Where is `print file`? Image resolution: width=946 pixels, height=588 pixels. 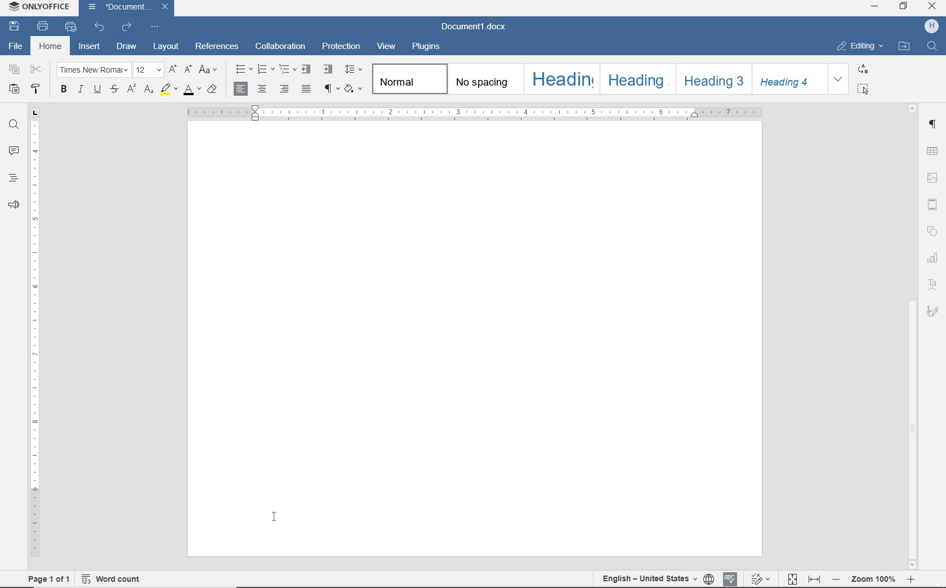 print file is located at coordinates (44, 26).